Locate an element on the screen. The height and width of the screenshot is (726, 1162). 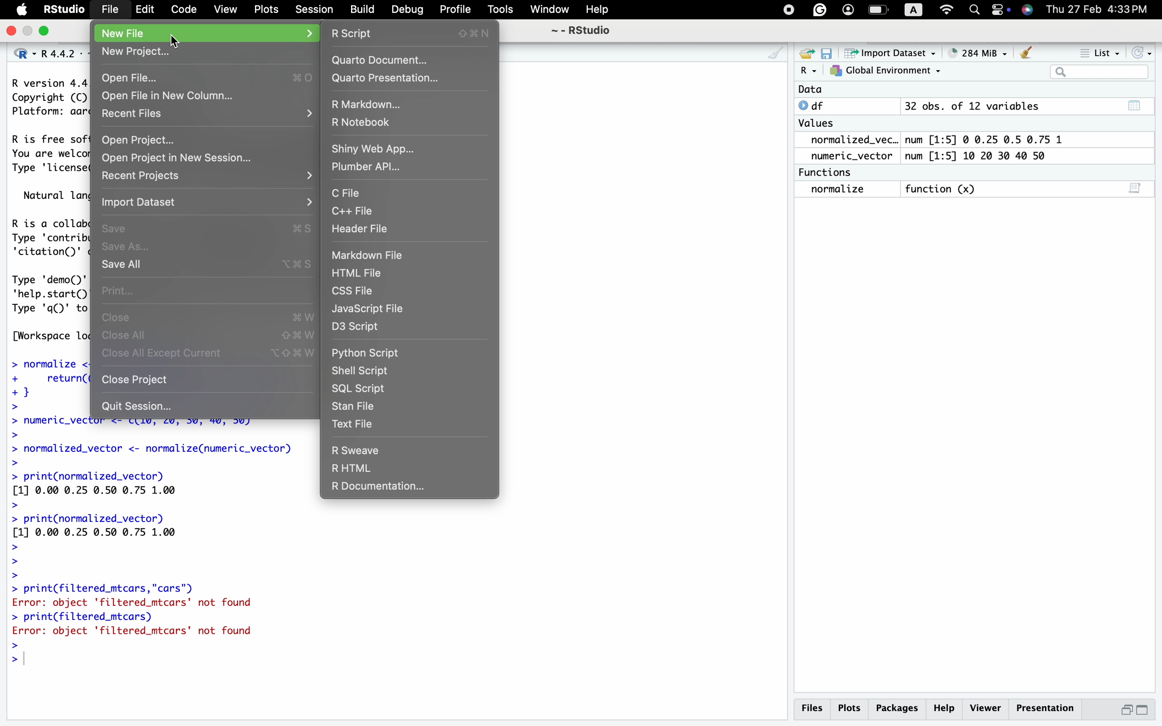
R version 4
Copyright (
Platform: a
R is free s
You are weld
Type 'licen:
Natural 1
R is a coll
Type 'contr
'citation()
Type 'demo(
"help.start
Type 'qaQ)"
[Workspace
> normalize
+ retur
+}
> is located at coordinates (44, 245).